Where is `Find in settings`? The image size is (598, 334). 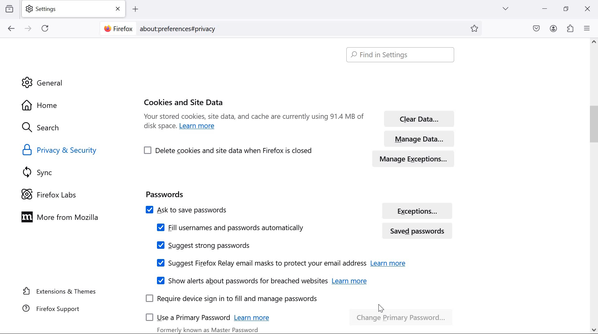 Find in settings is located at coordinates (402, 55).